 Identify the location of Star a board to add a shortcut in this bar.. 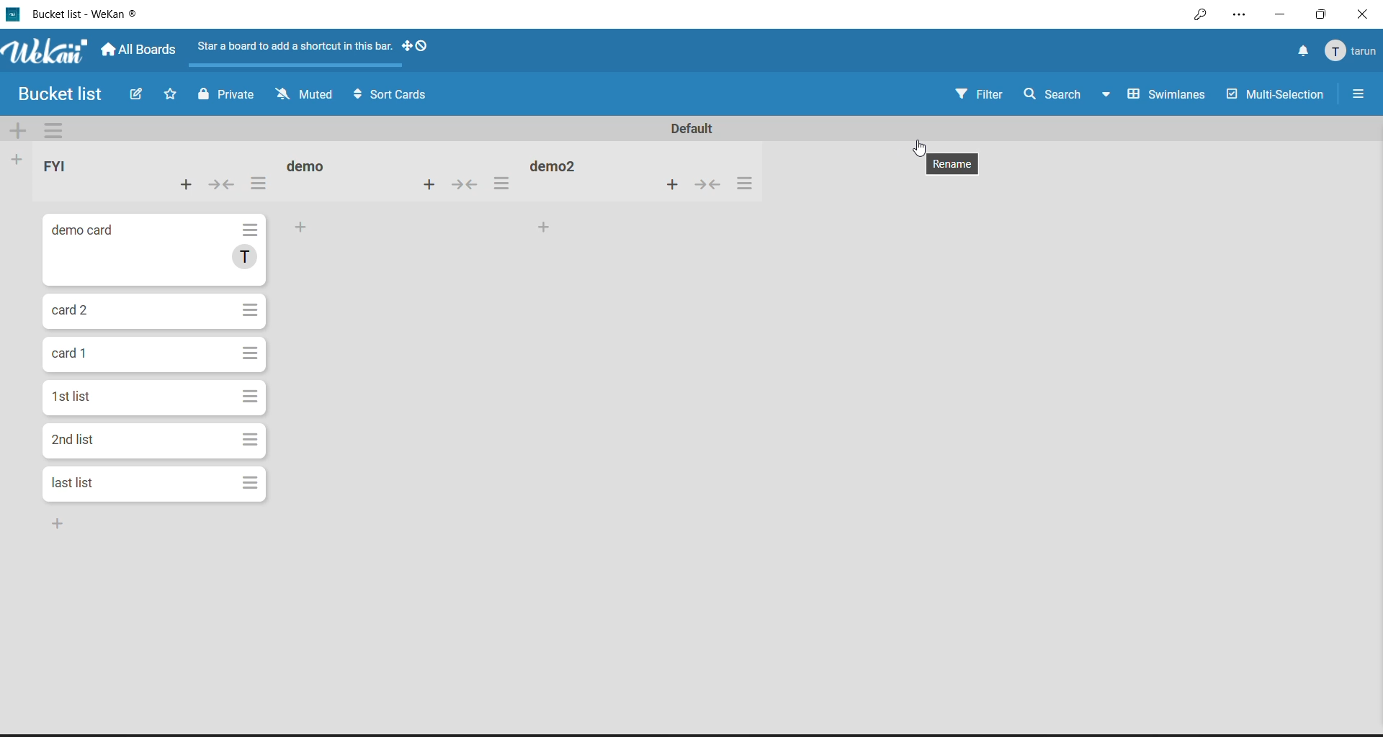
(296, 46).